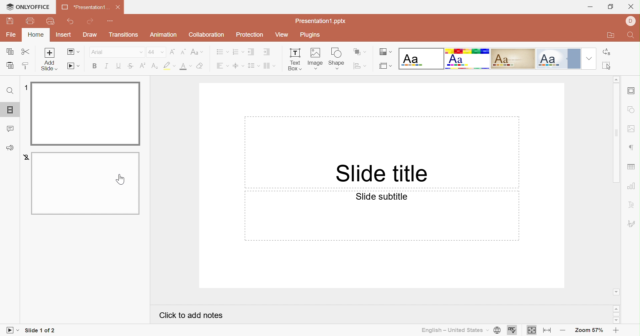  I want to click on Font size, so click(155, 52).